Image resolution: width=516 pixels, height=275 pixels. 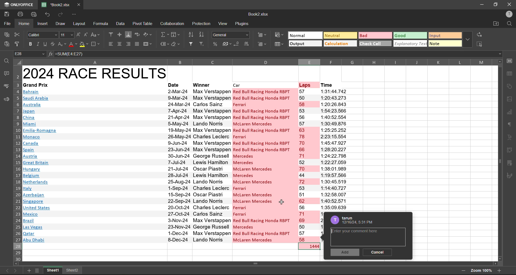 What do you see at coordinates (226, 44) in the screenshot?
I see `accounting` at bounding box center [226, 44].